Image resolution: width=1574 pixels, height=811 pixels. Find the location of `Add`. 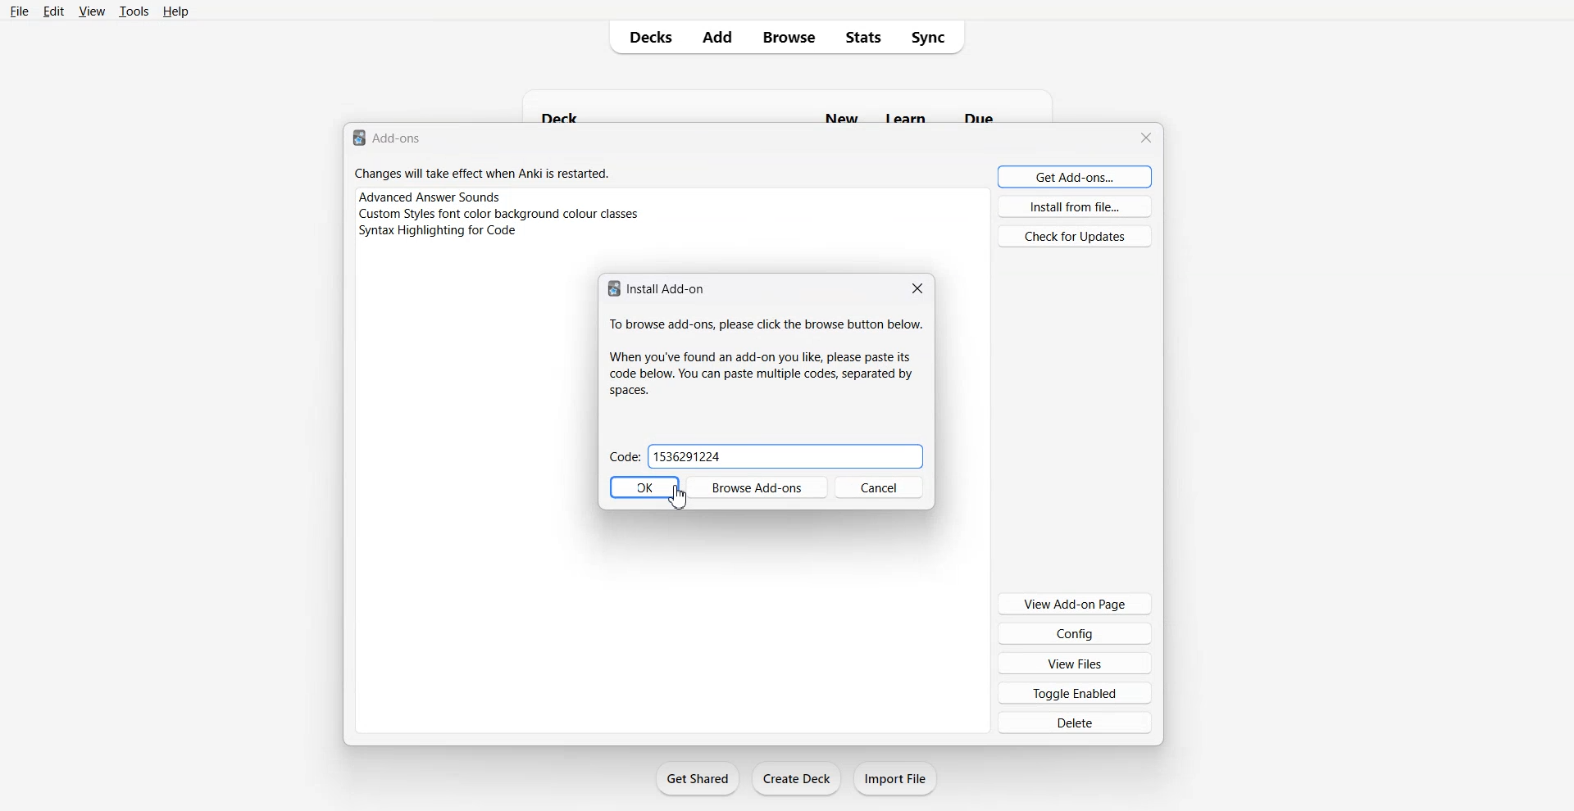

Add is located at coordinates (717, 37).